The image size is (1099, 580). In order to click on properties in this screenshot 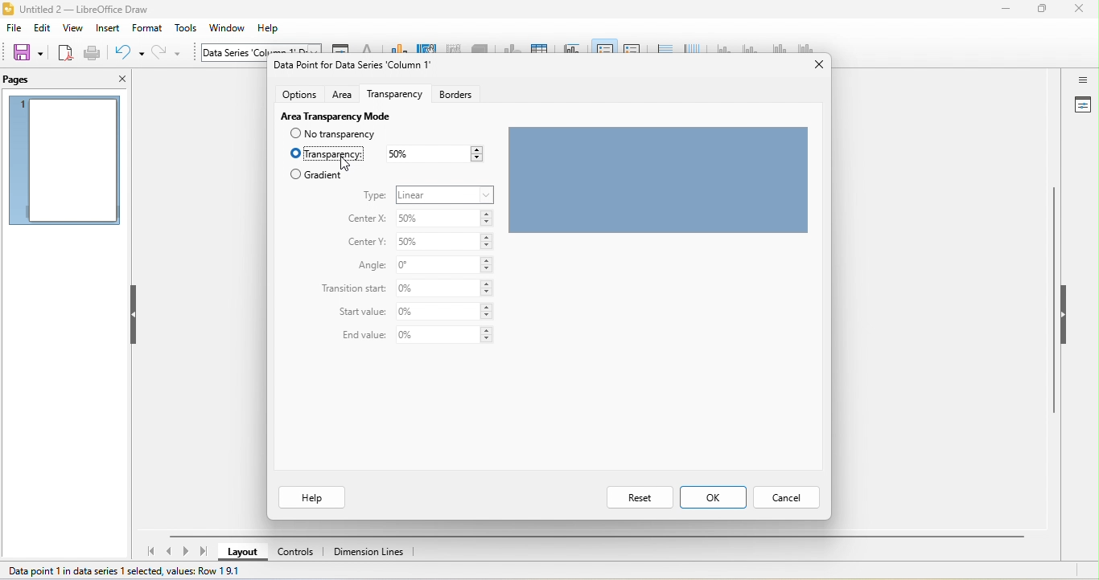, I will do `click(1082, 106)`.